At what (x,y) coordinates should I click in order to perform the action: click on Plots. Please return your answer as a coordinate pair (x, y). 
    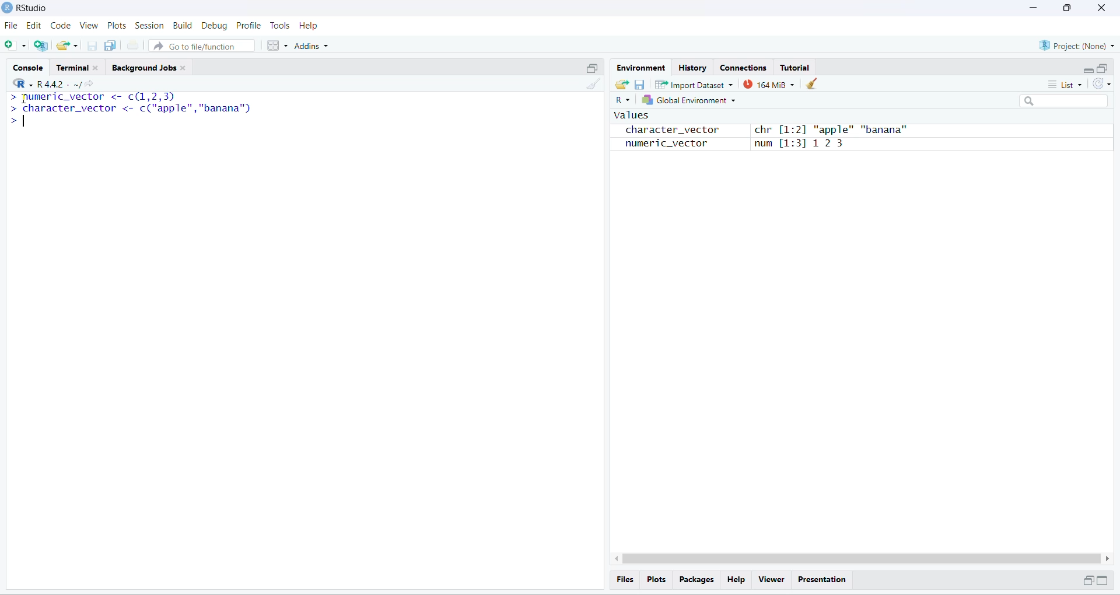
    Looking at the image, I should click on (118, 26).